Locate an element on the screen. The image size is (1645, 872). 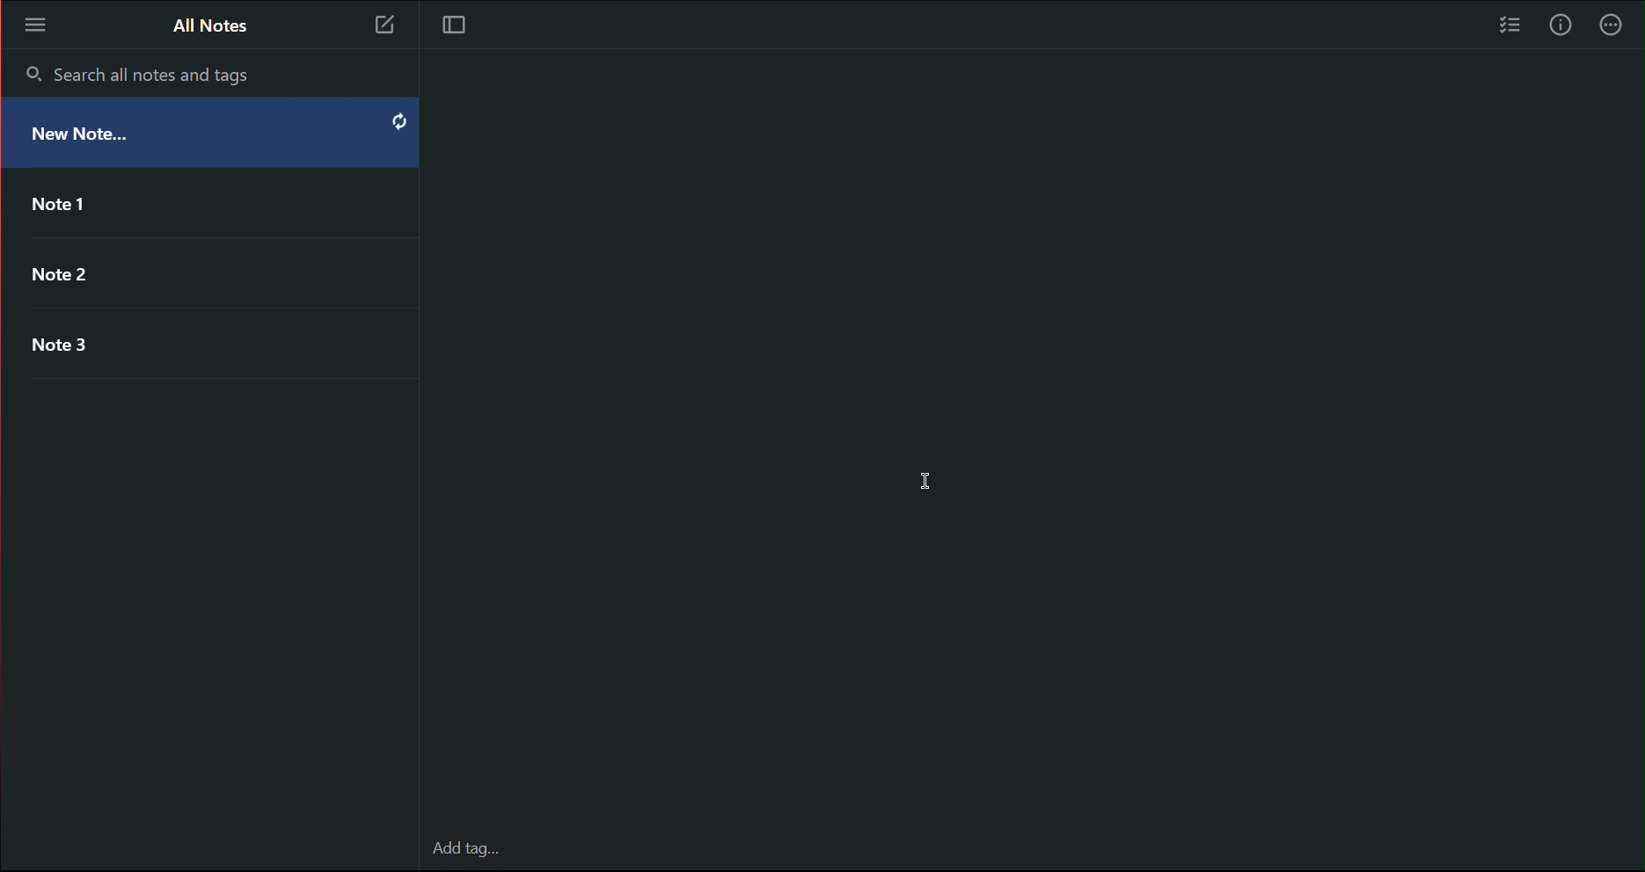
add Tags is located at coordinates (513, 844).